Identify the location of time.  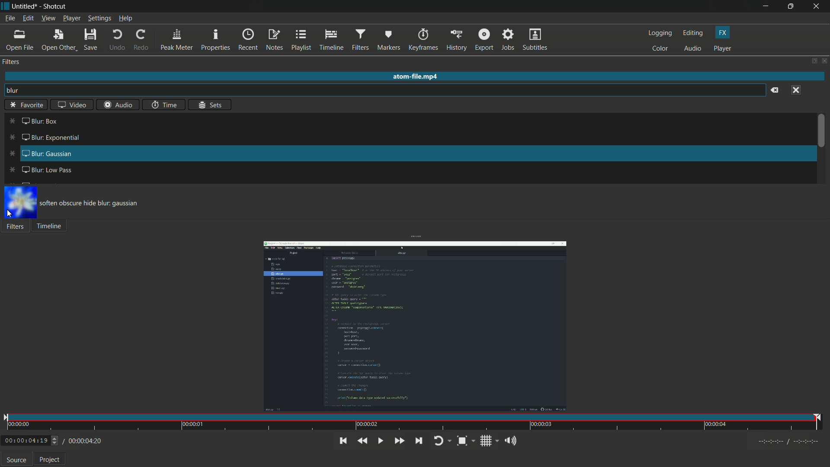
(165, 105).